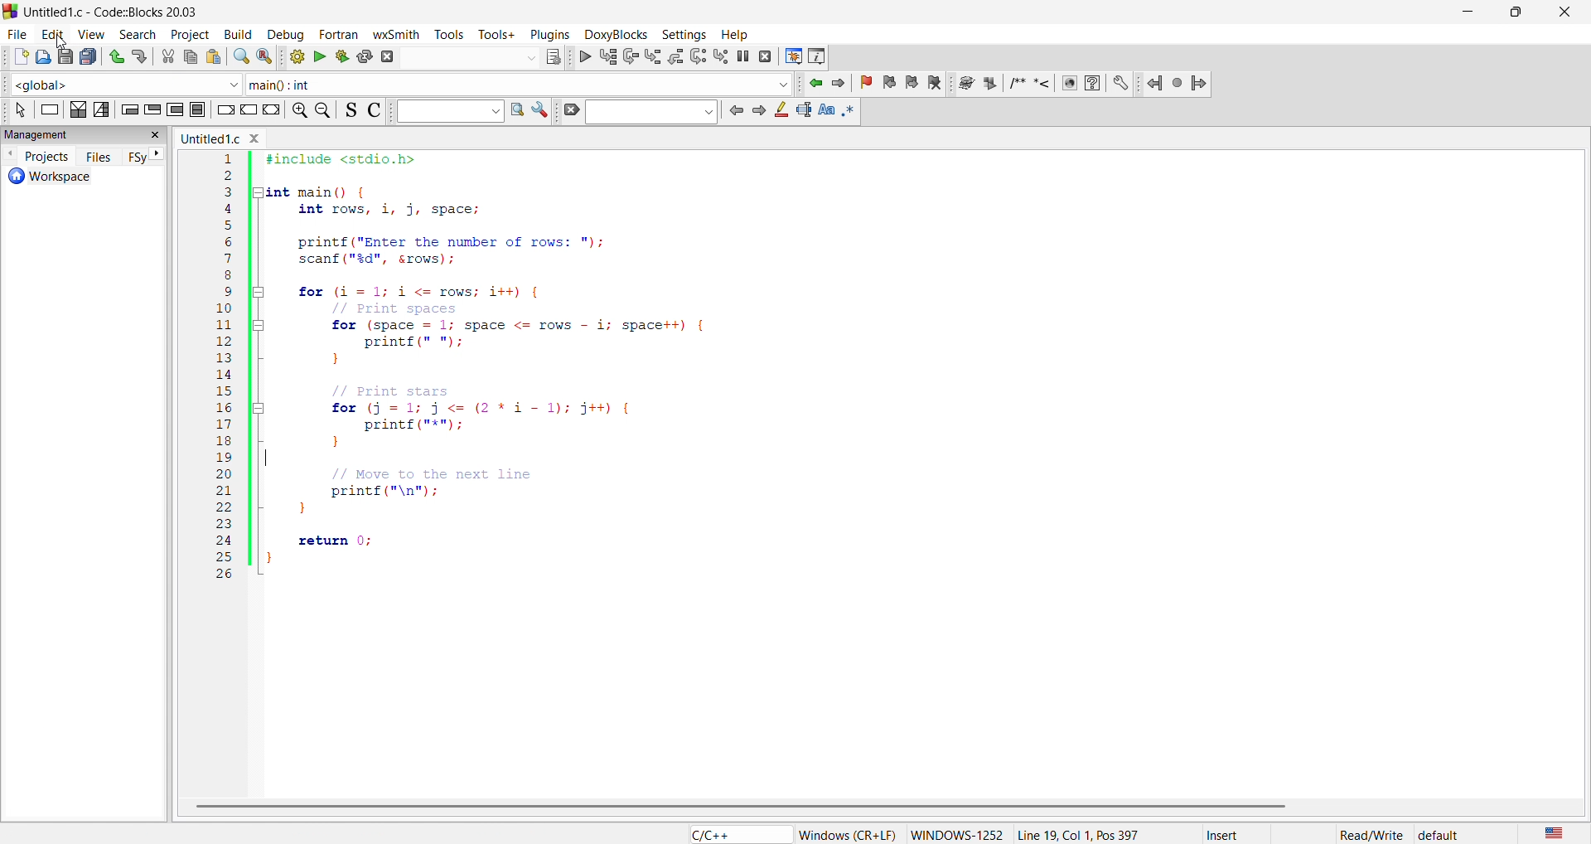  Describe the element at coordinates (1095, 85) in the screenshot. I see `help` at that location.